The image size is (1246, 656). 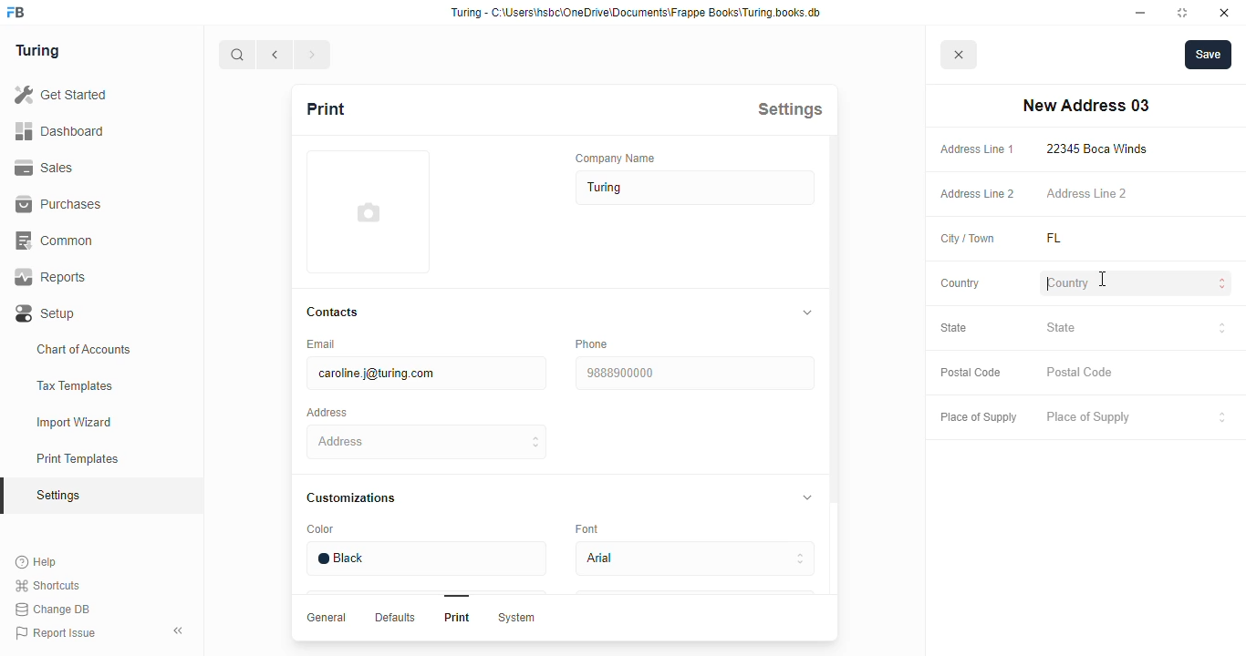 I want to click on address, so click(x=327, y=413).